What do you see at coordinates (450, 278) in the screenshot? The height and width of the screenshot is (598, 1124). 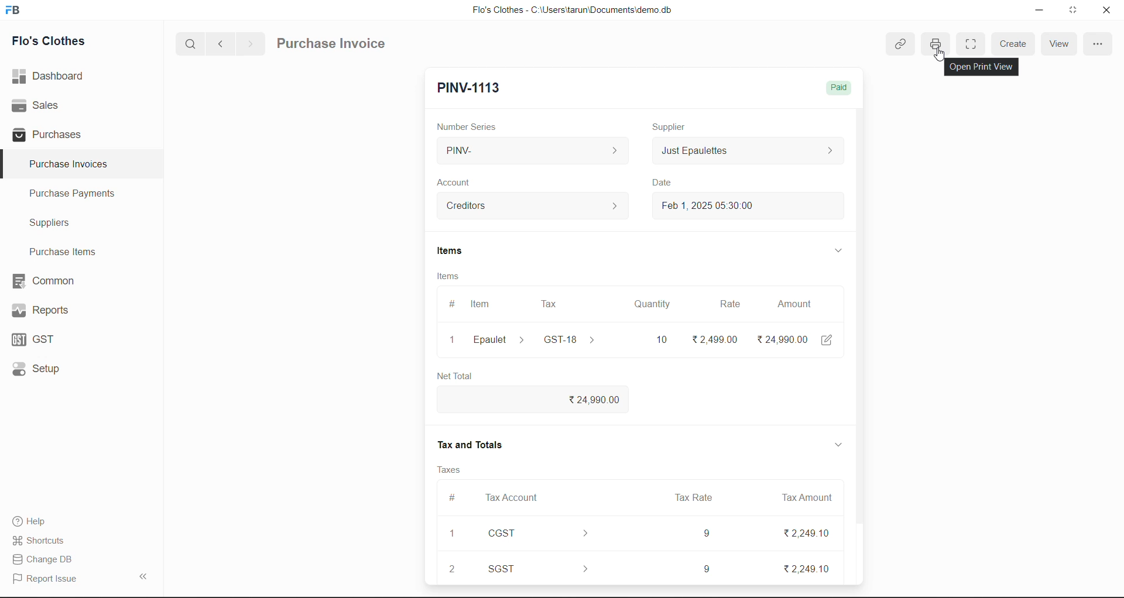 I see `Items` at bounding box center [450, 278].